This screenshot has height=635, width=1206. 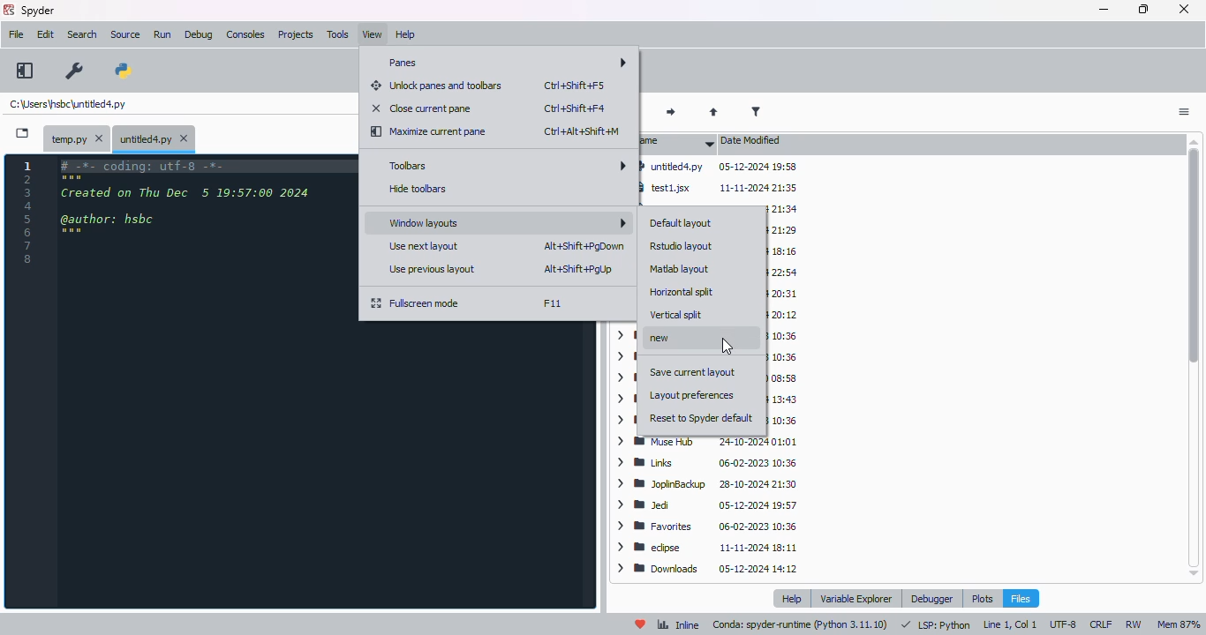 I want to click on PYTHONPATH MANAGER, so click(x=124, y=72).